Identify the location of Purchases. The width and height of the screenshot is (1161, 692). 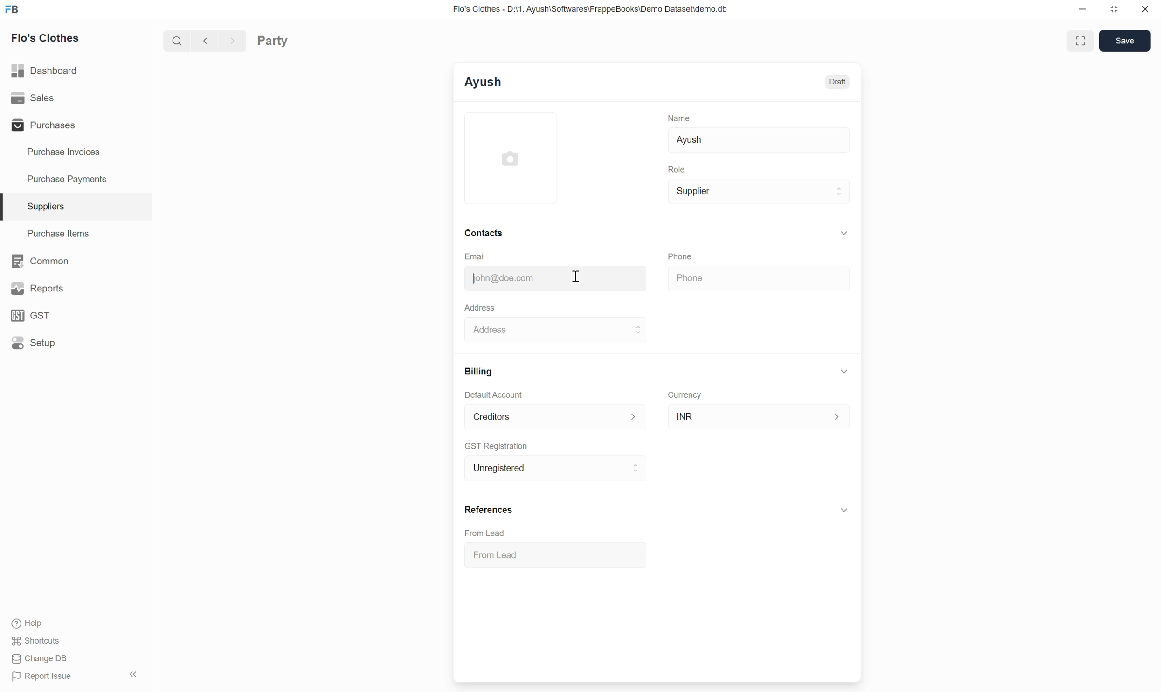
(75, 125).